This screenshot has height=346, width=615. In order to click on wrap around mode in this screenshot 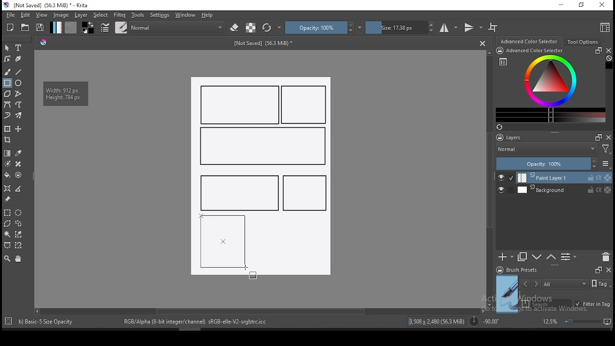, I will do `click(493, 27)`.